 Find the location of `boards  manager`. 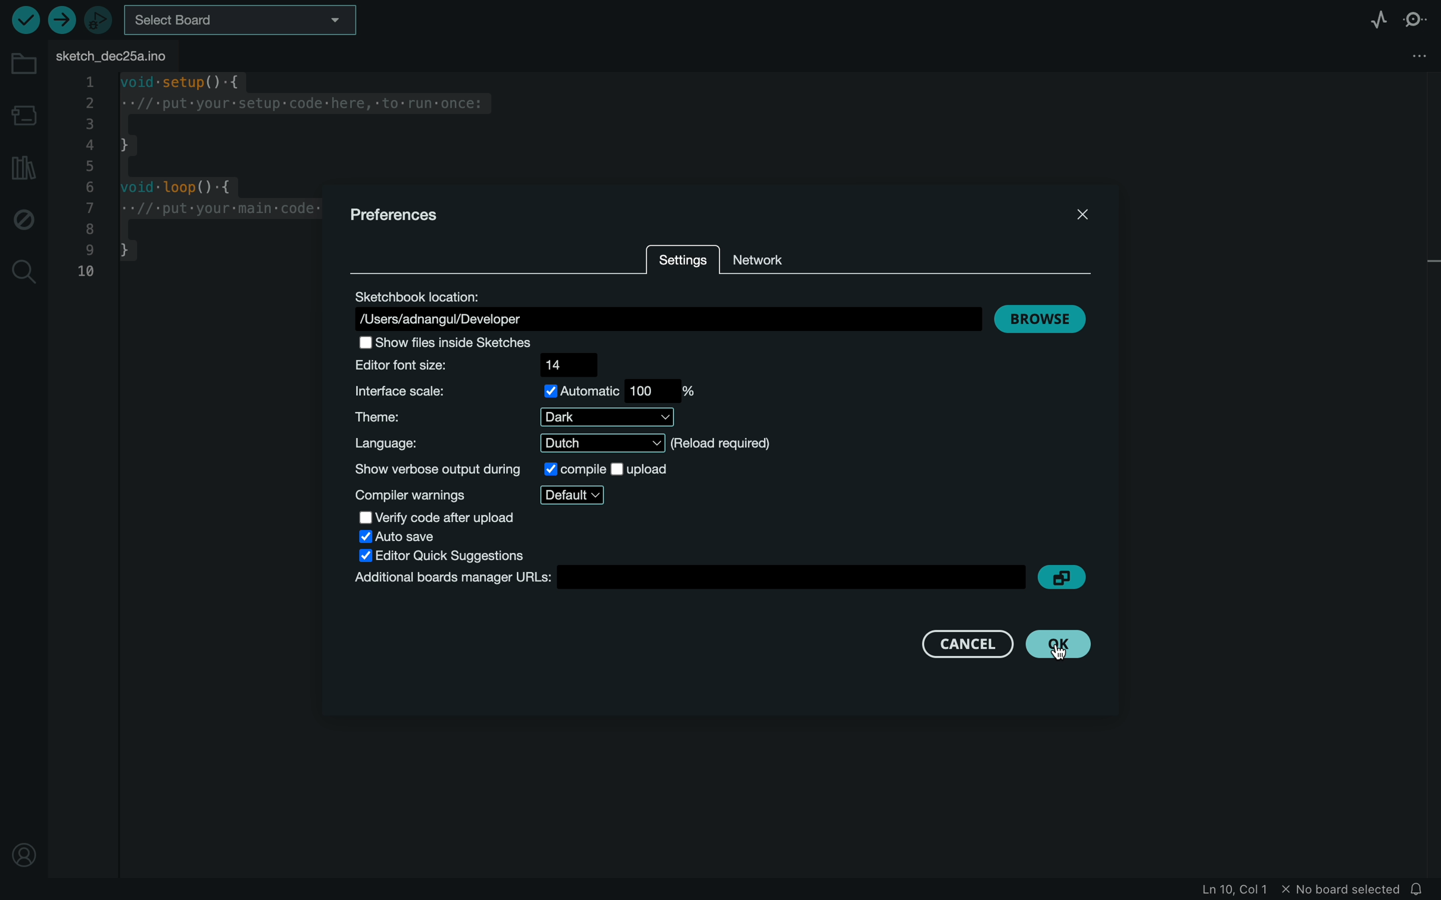

boards  manager is located at coordinates (691, 580).